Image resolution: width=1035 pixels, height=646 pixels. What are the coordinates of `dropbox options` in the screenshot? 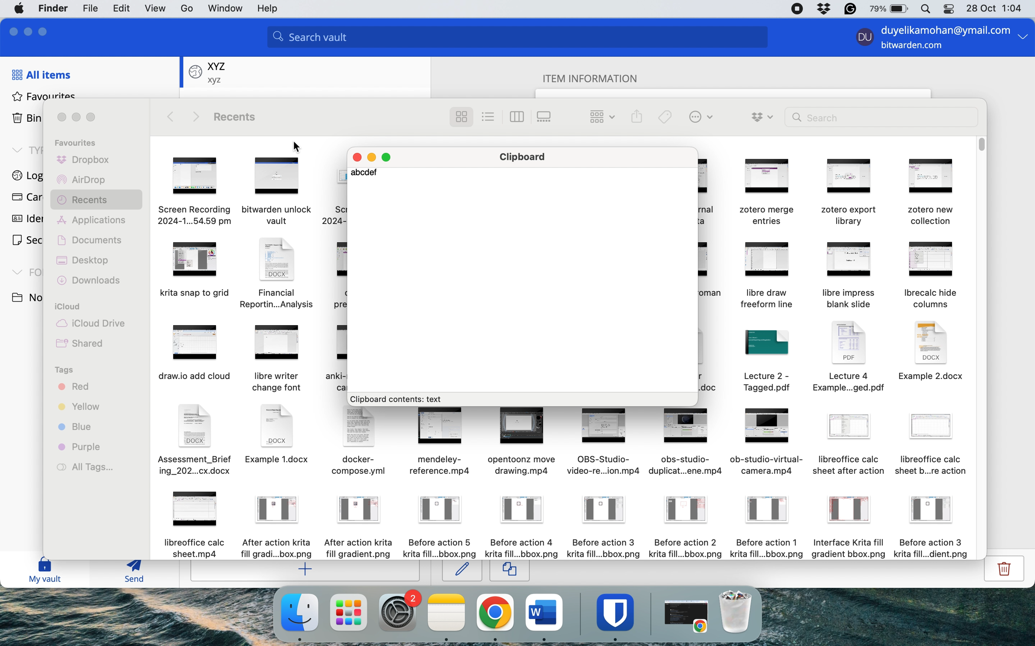 It's located at (763, 116).